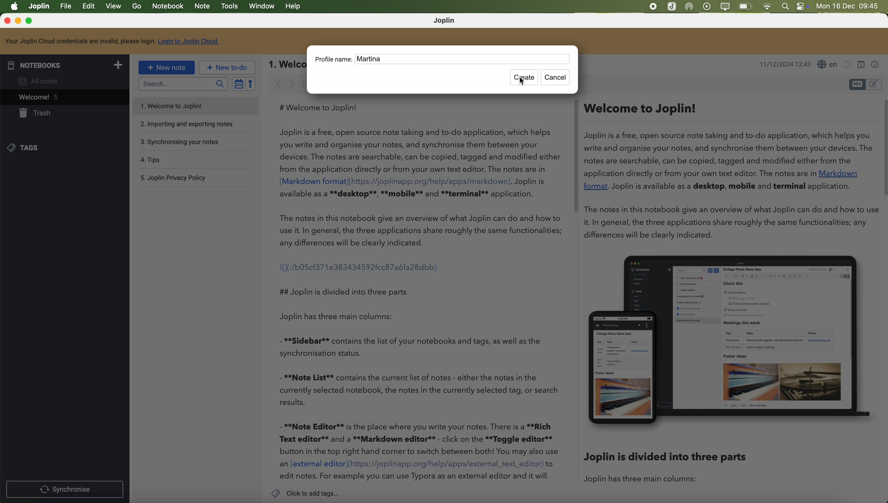  I want to click on Joplin is divided into three parts
Joplin has three main columns:, so click(671, 470).